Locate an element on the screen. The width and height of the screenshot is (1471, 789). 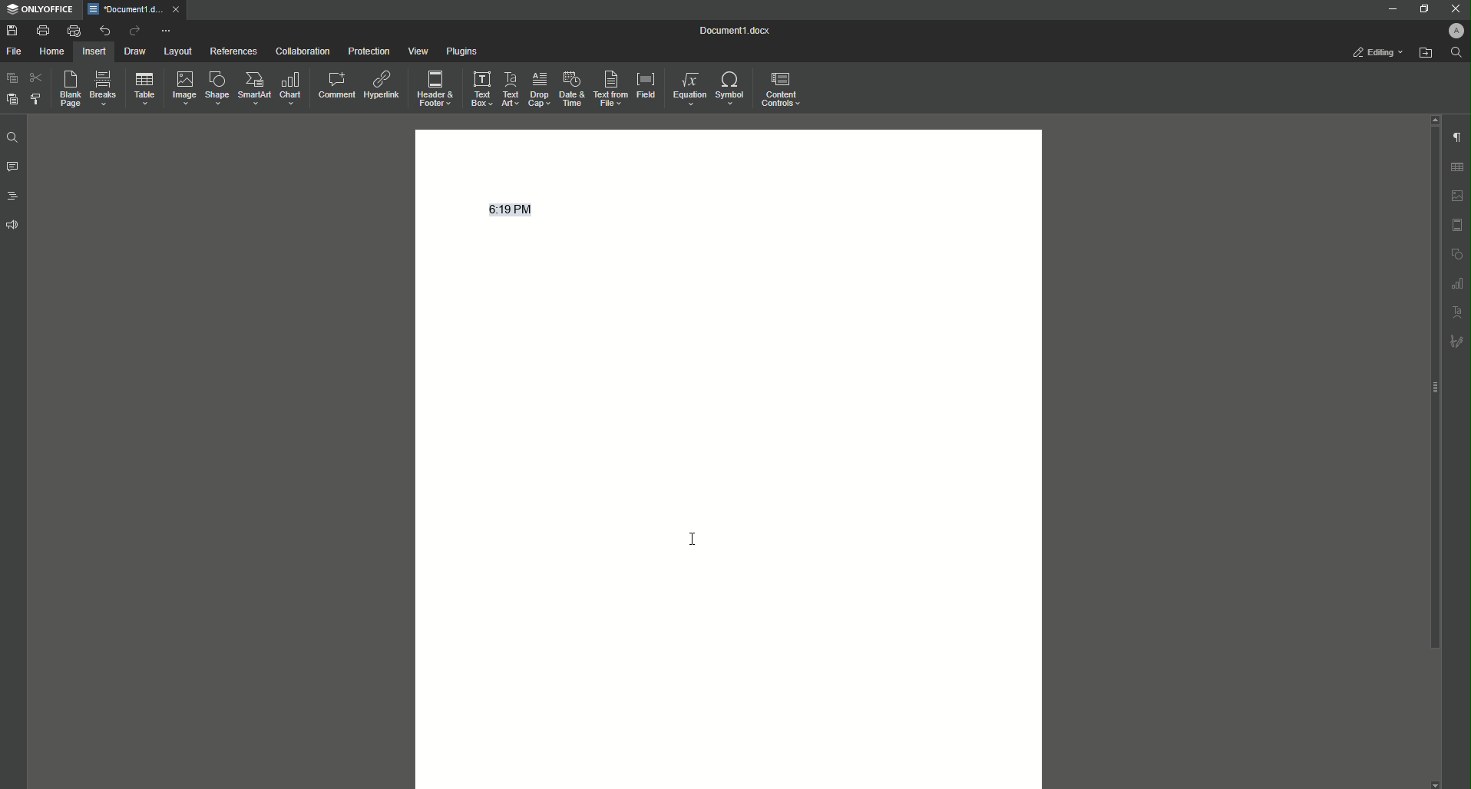
Equation is located at coordinates (690, 88).